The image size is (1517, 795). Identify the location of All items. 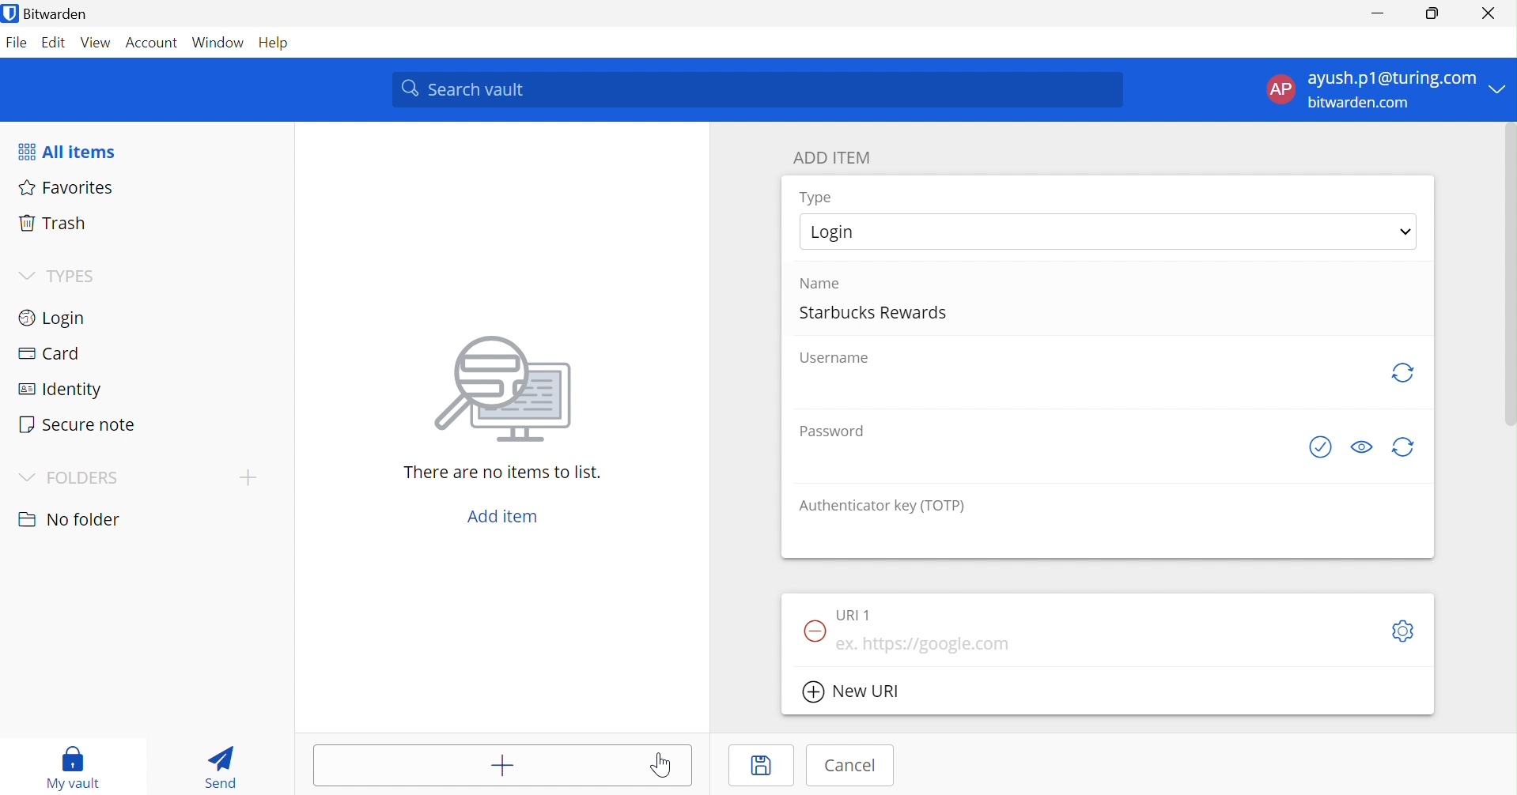
(65, 153).